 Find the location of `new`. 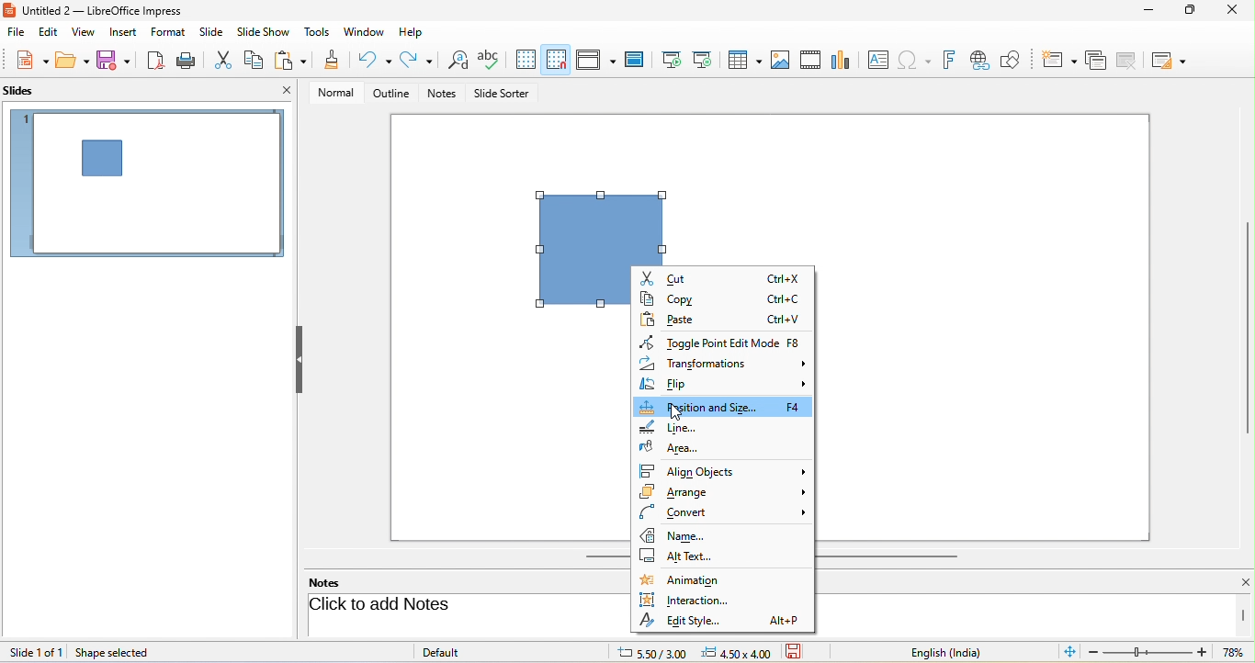

new is located at coordinates (26, 62).